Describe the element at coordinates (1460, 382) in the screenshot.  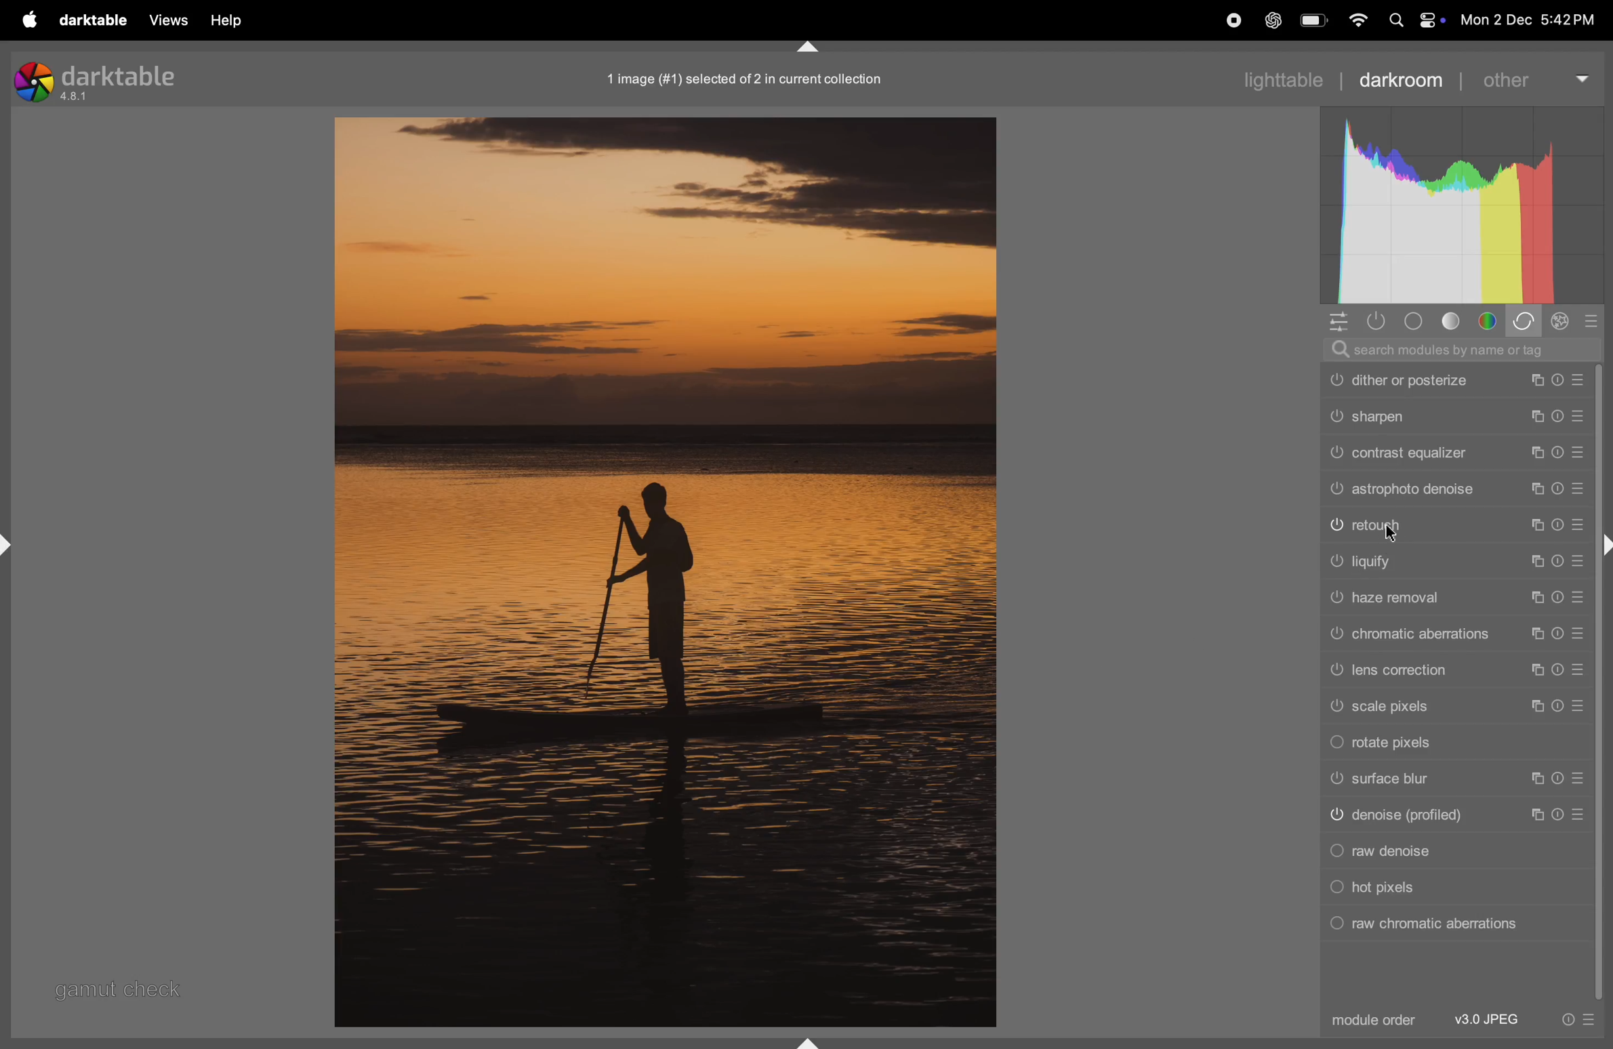
I see `differ or posterize` at that location.